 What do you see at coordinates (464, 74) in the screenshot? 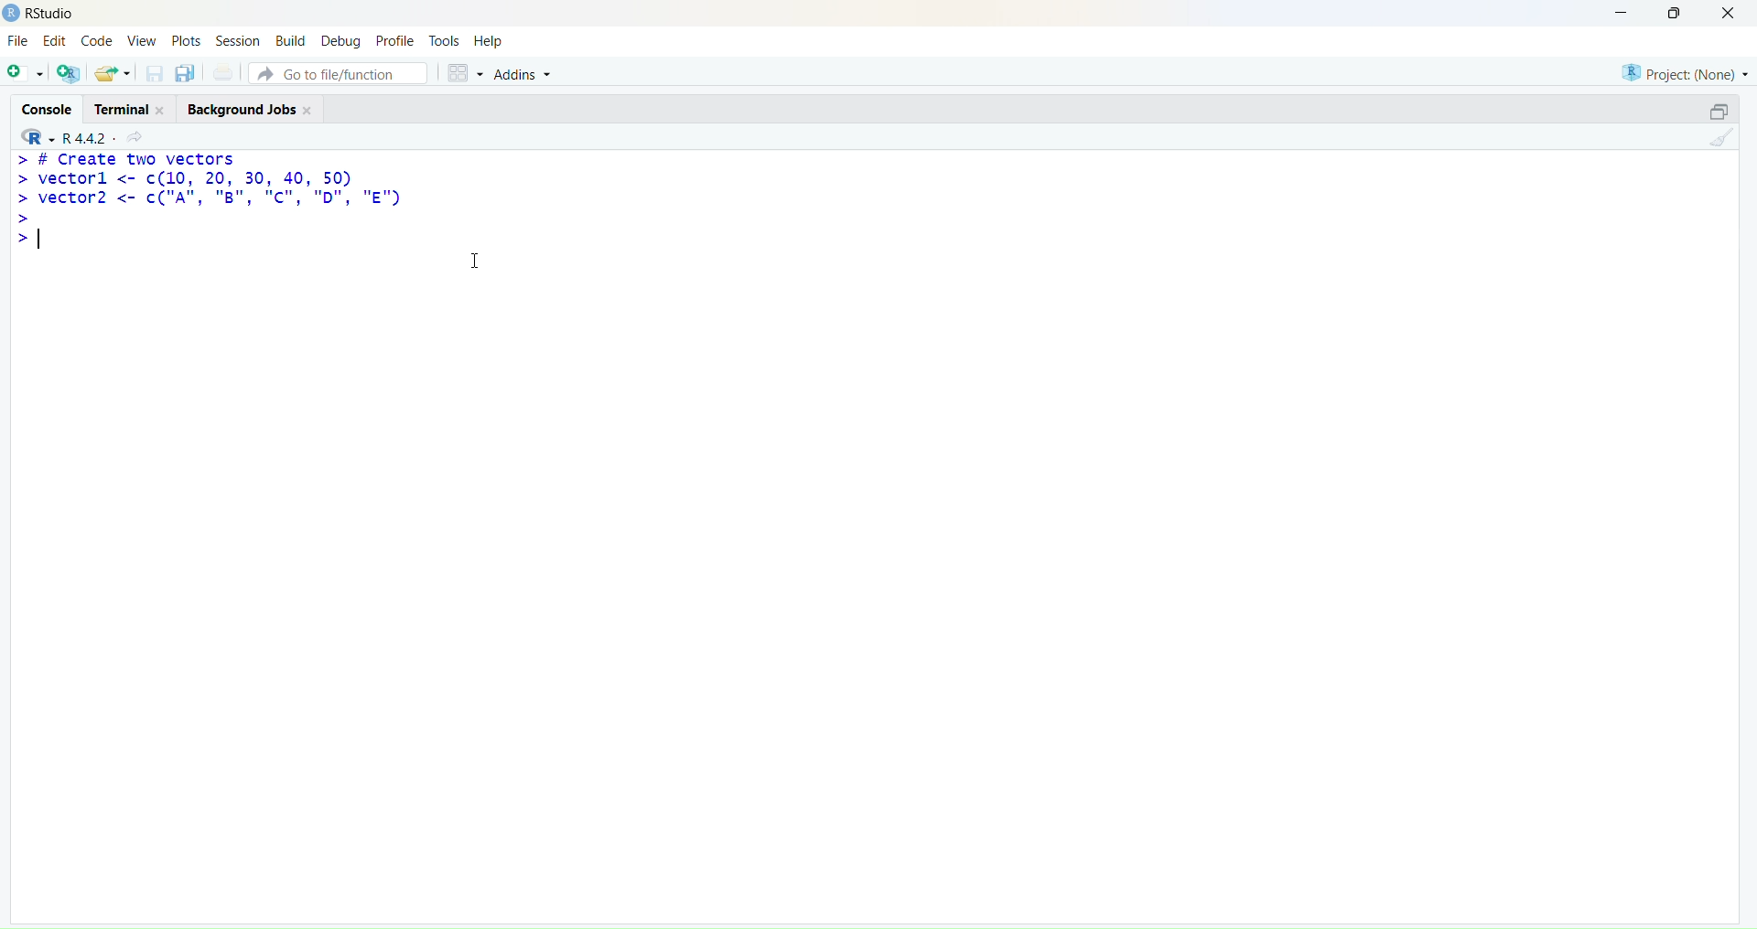
I see `workspace panes` at bounding box center [464, 74].